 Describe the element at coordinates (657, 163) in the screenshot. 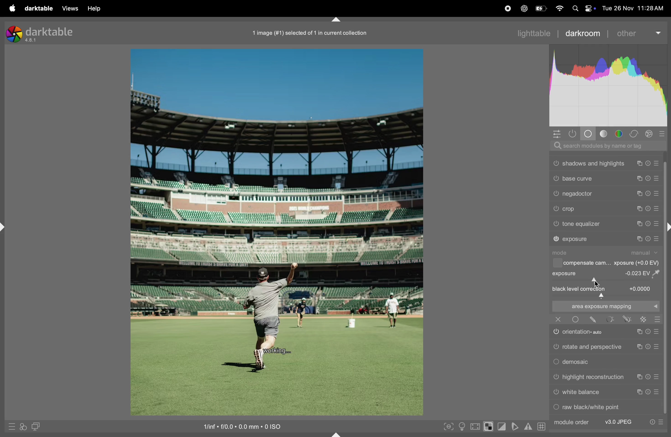

I see `Presets ` at that location.